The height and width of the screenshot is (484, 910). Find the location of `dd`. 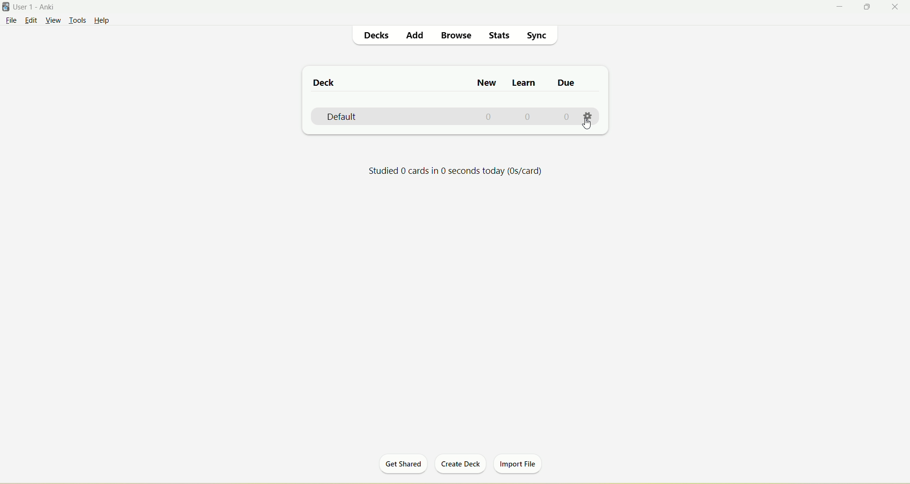

dd is located at coordinates (416, 36).